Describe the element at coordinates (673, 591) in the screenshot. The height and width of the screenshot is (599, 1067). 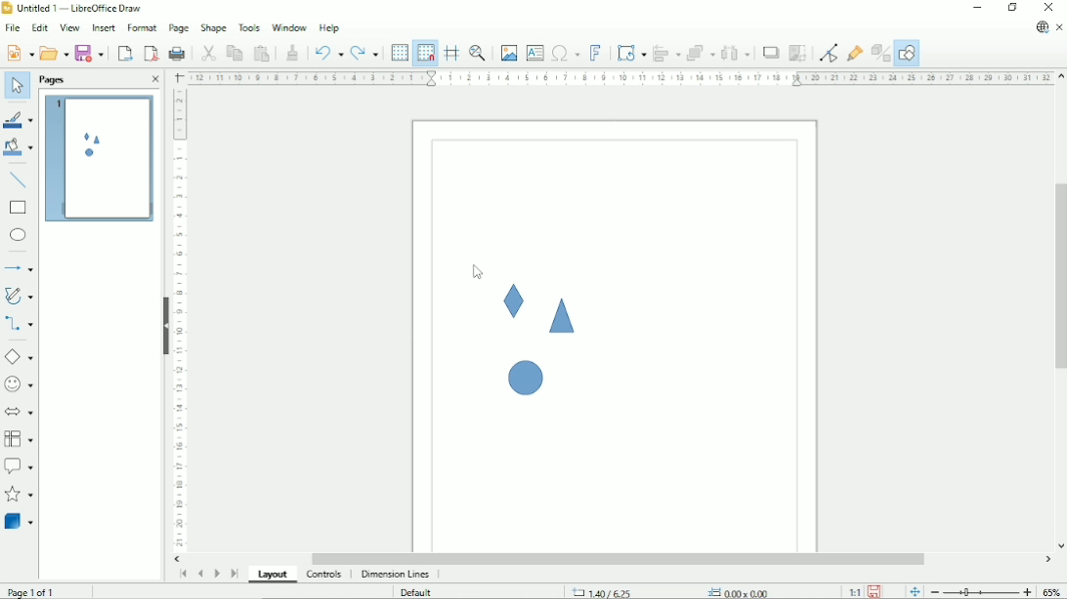
I see `Cursor position` at that location.